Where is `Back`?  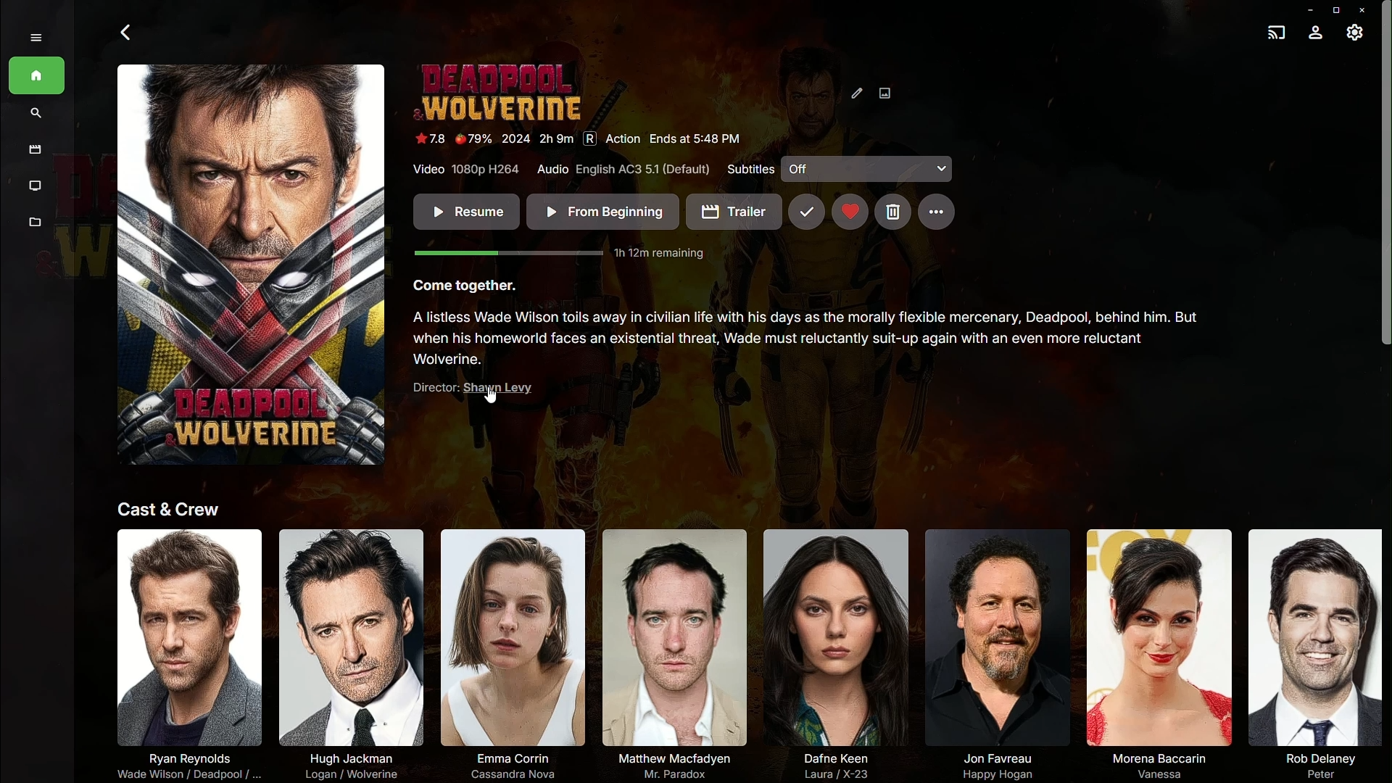 Back is located at coordinates (128, 33).